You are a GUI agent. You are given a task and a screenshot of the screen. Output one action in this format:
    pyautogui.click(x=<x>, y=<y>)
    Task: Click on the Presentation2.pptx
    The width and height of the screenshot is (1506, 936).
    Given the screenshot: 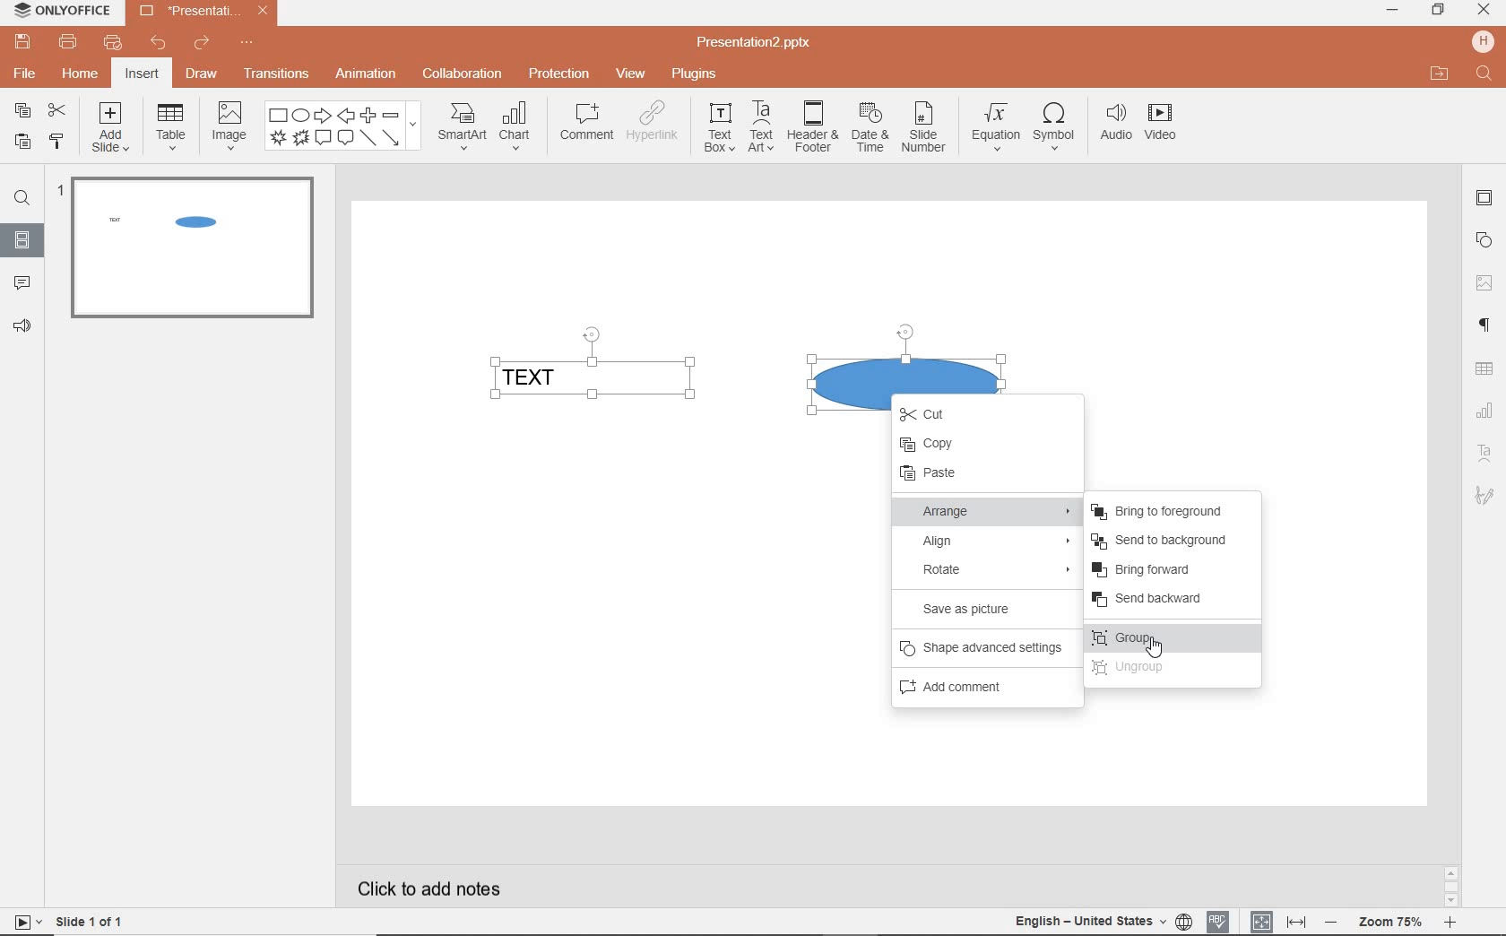 What is the action you would take?
    pyautogui.click(x=755, y=43)
    